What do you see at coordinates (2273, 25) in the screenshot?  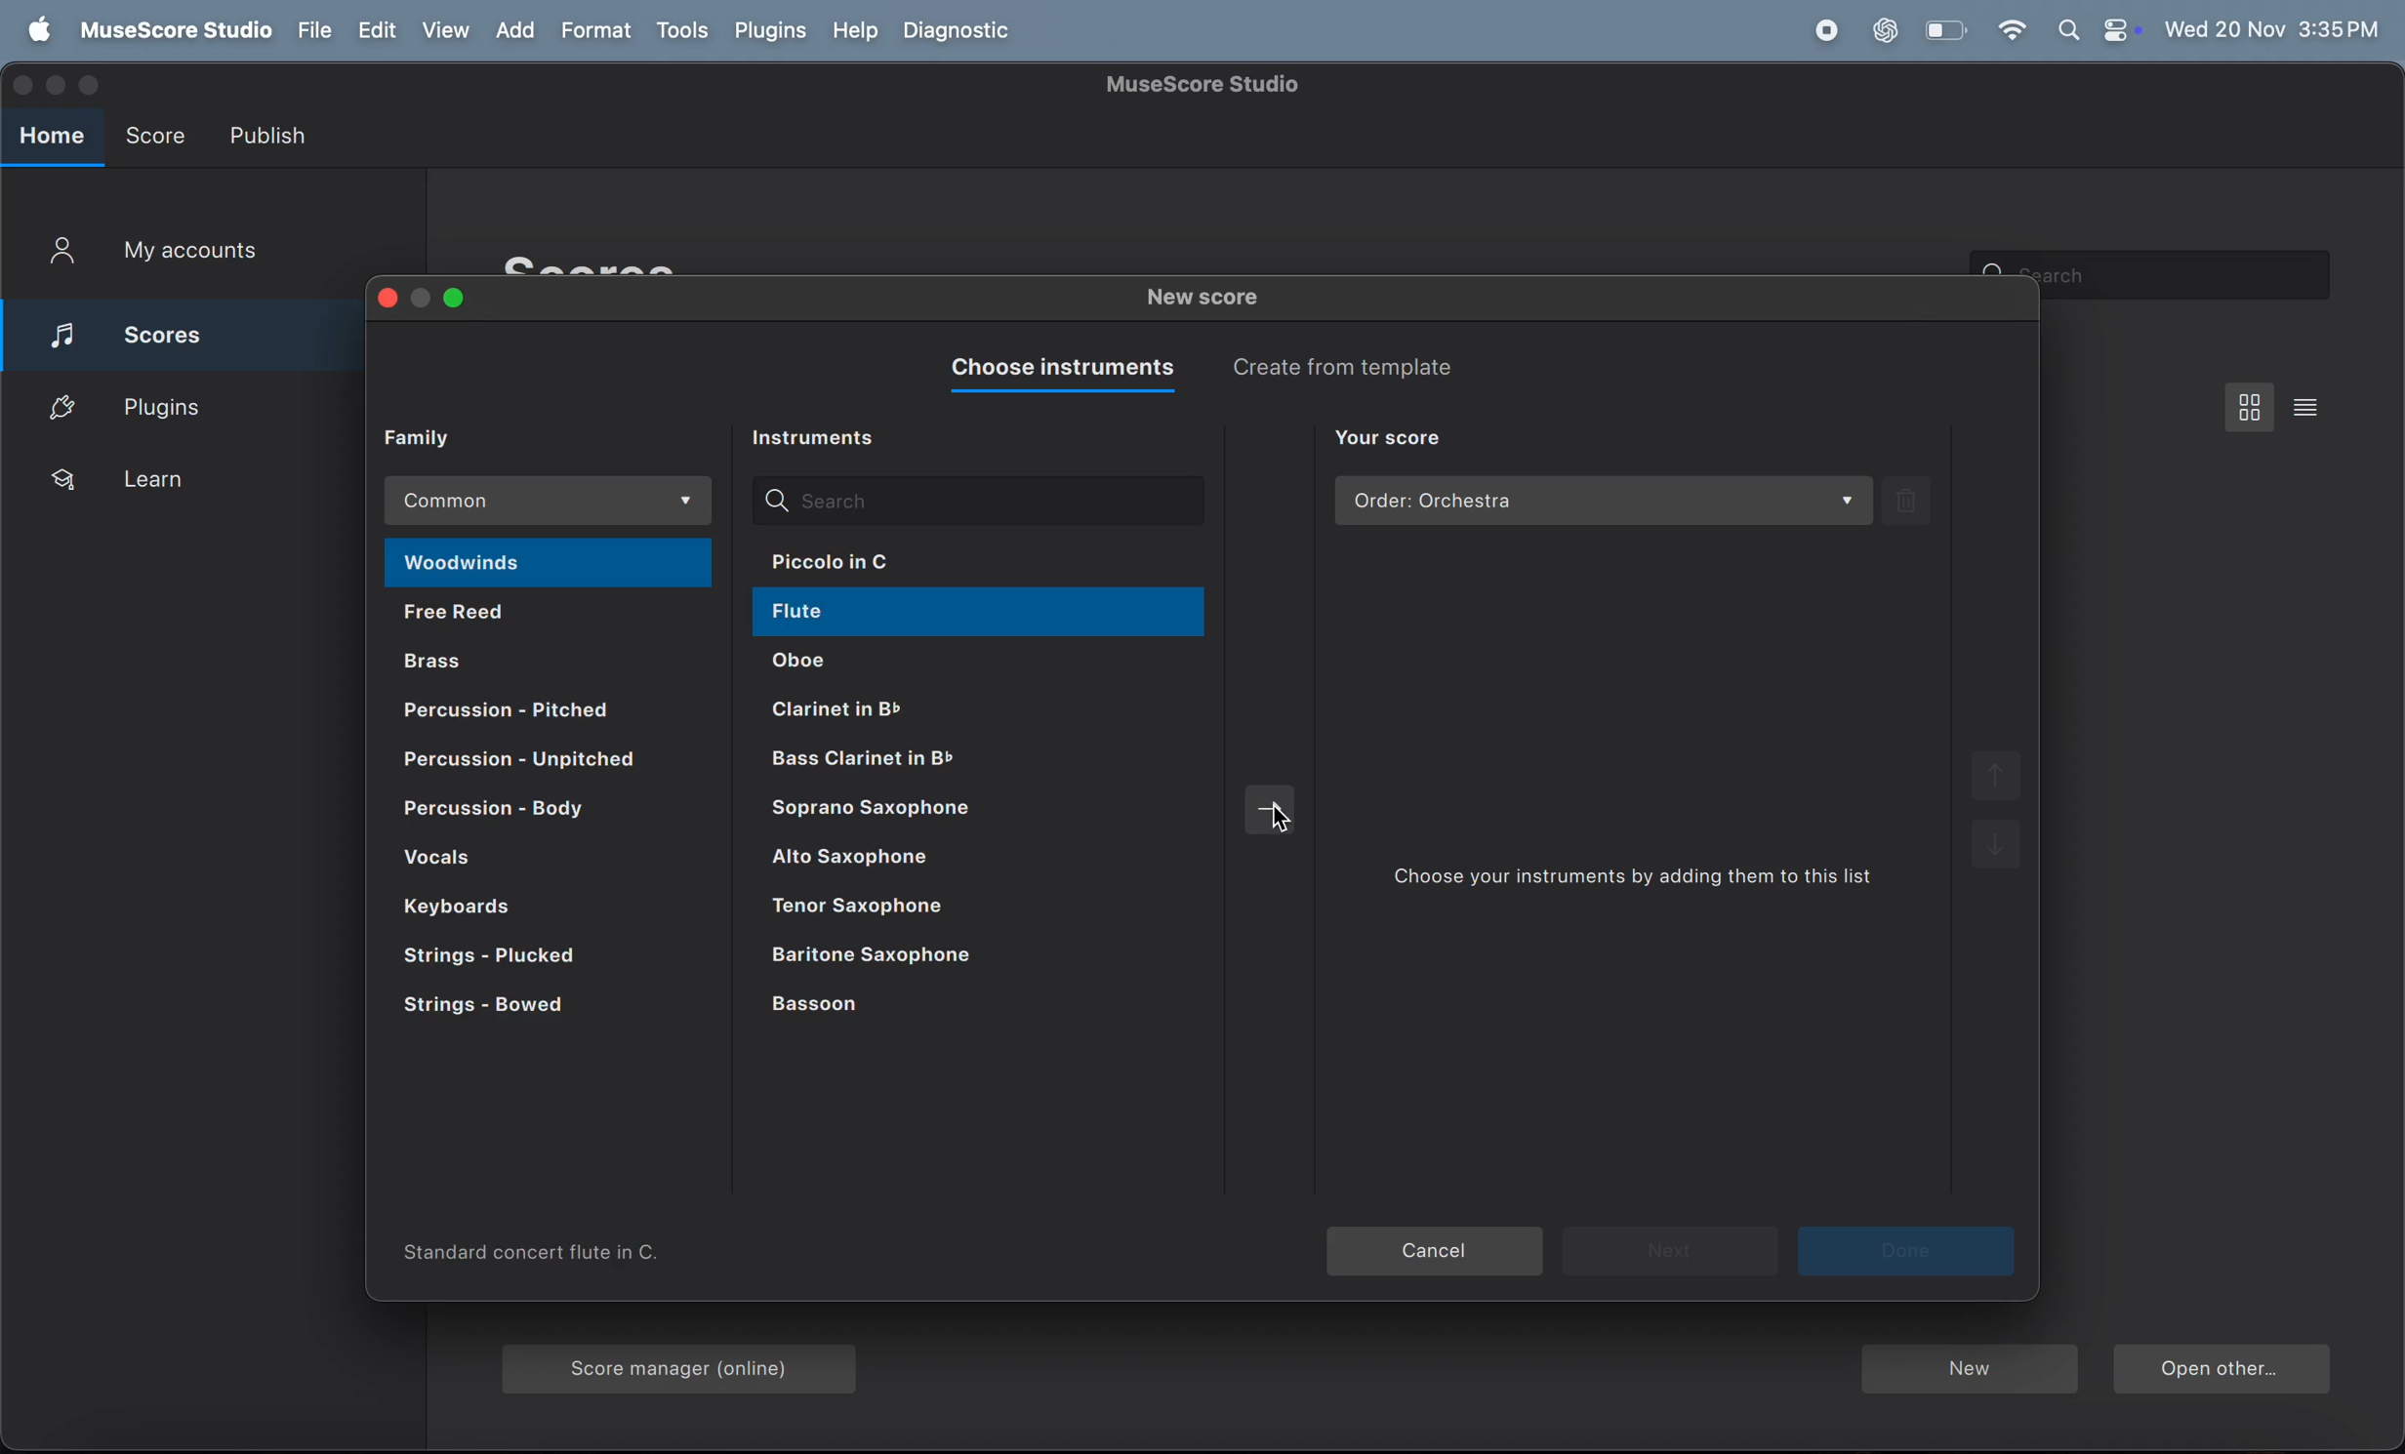 I see `date and time` at bounding box center [2273, 25].